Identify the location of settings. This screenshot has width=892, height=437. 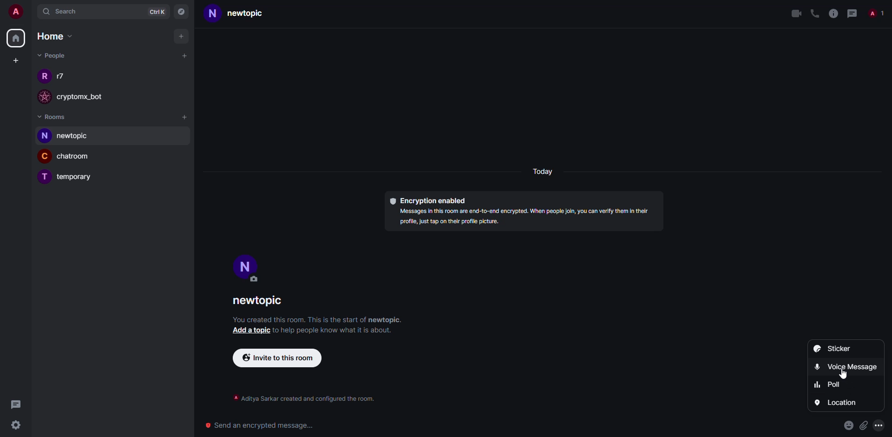
(18, 425).